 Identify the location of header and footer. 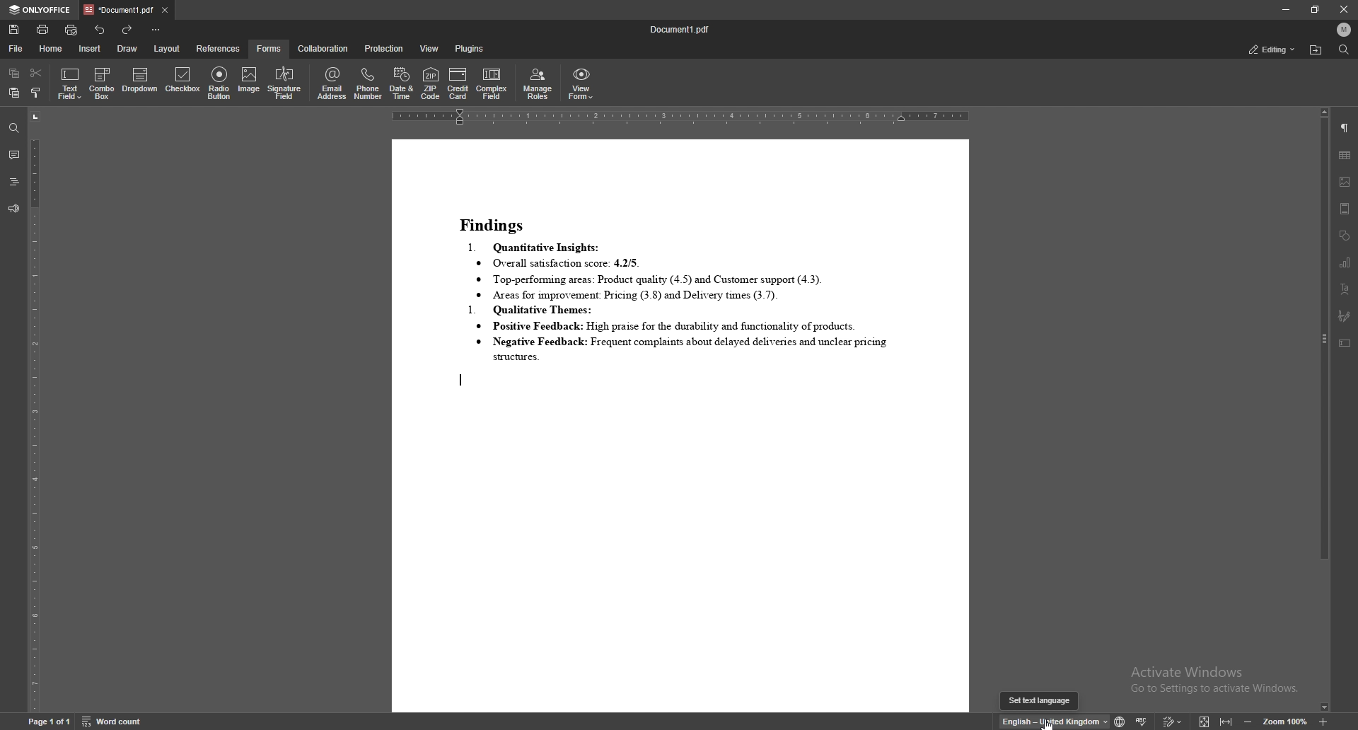
(1345, 209).